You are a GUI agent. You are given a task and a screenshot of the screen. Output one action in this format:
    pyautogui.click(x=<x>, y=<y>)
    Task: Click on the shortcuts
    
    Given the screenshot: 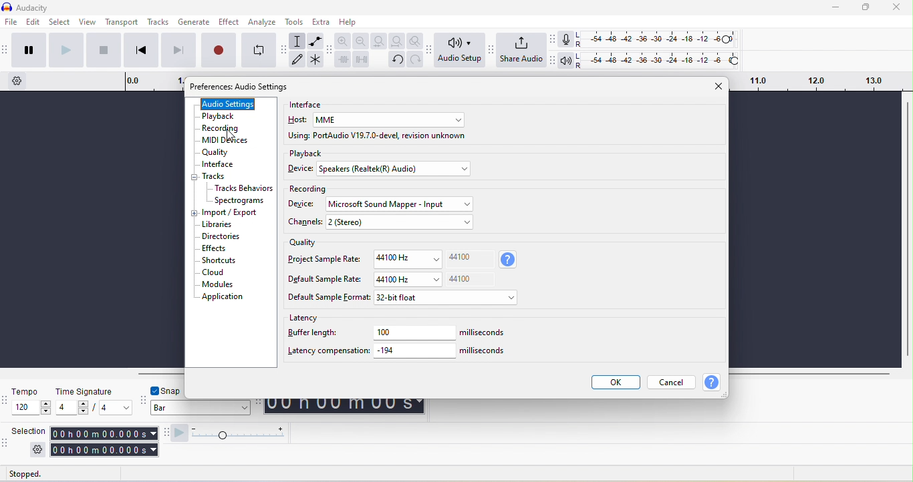 What is the action you would take?
    pyautogui.click(x=219, y=260)
    